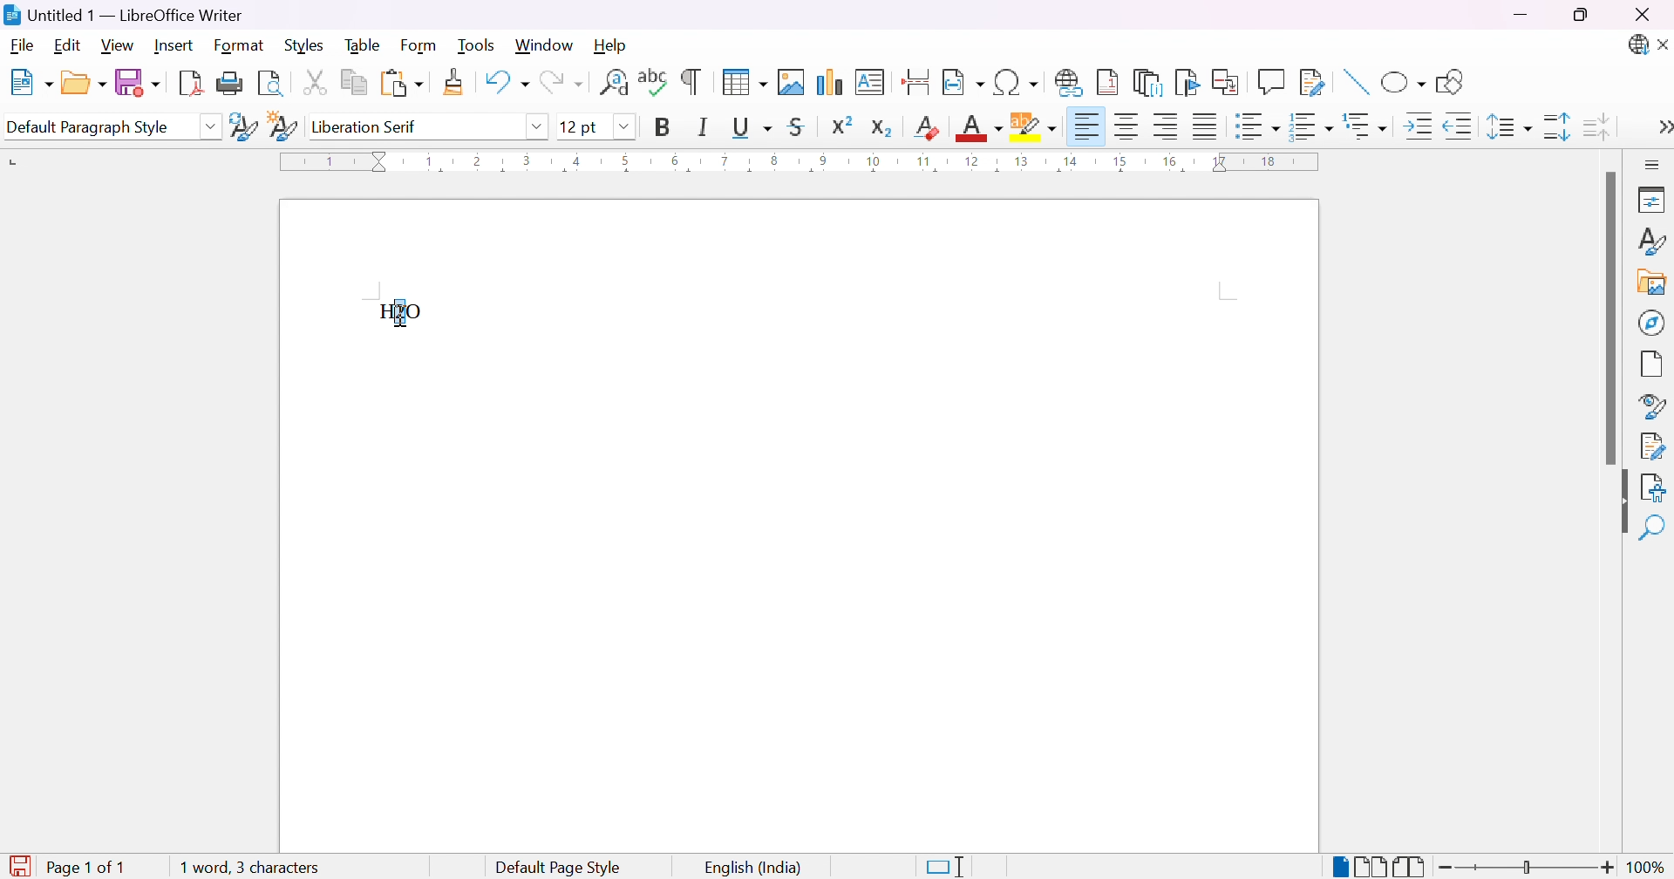  Describe the element at coordinates (1370, 869) in the screenshot. I see `Multiple-page break` at that location.